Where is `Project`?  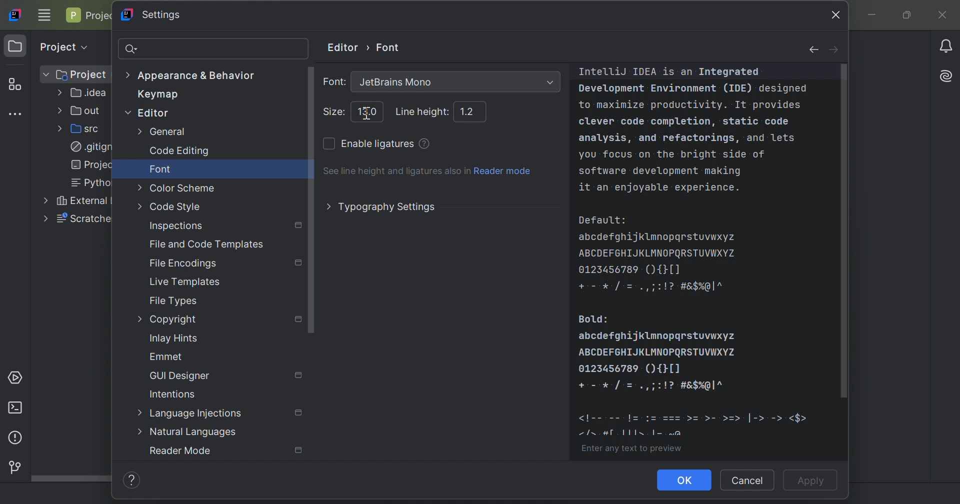
Project is located at coordinates (62, 45).